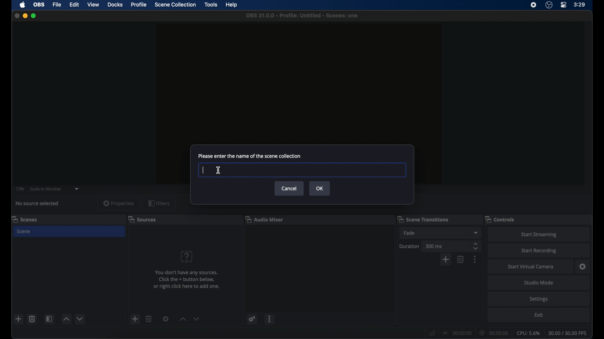 Image resolution: width=604 pixels, height=339 pixels. Describe the element at coordinates (568, 333) in the screenshot. I see `fps` at that location.